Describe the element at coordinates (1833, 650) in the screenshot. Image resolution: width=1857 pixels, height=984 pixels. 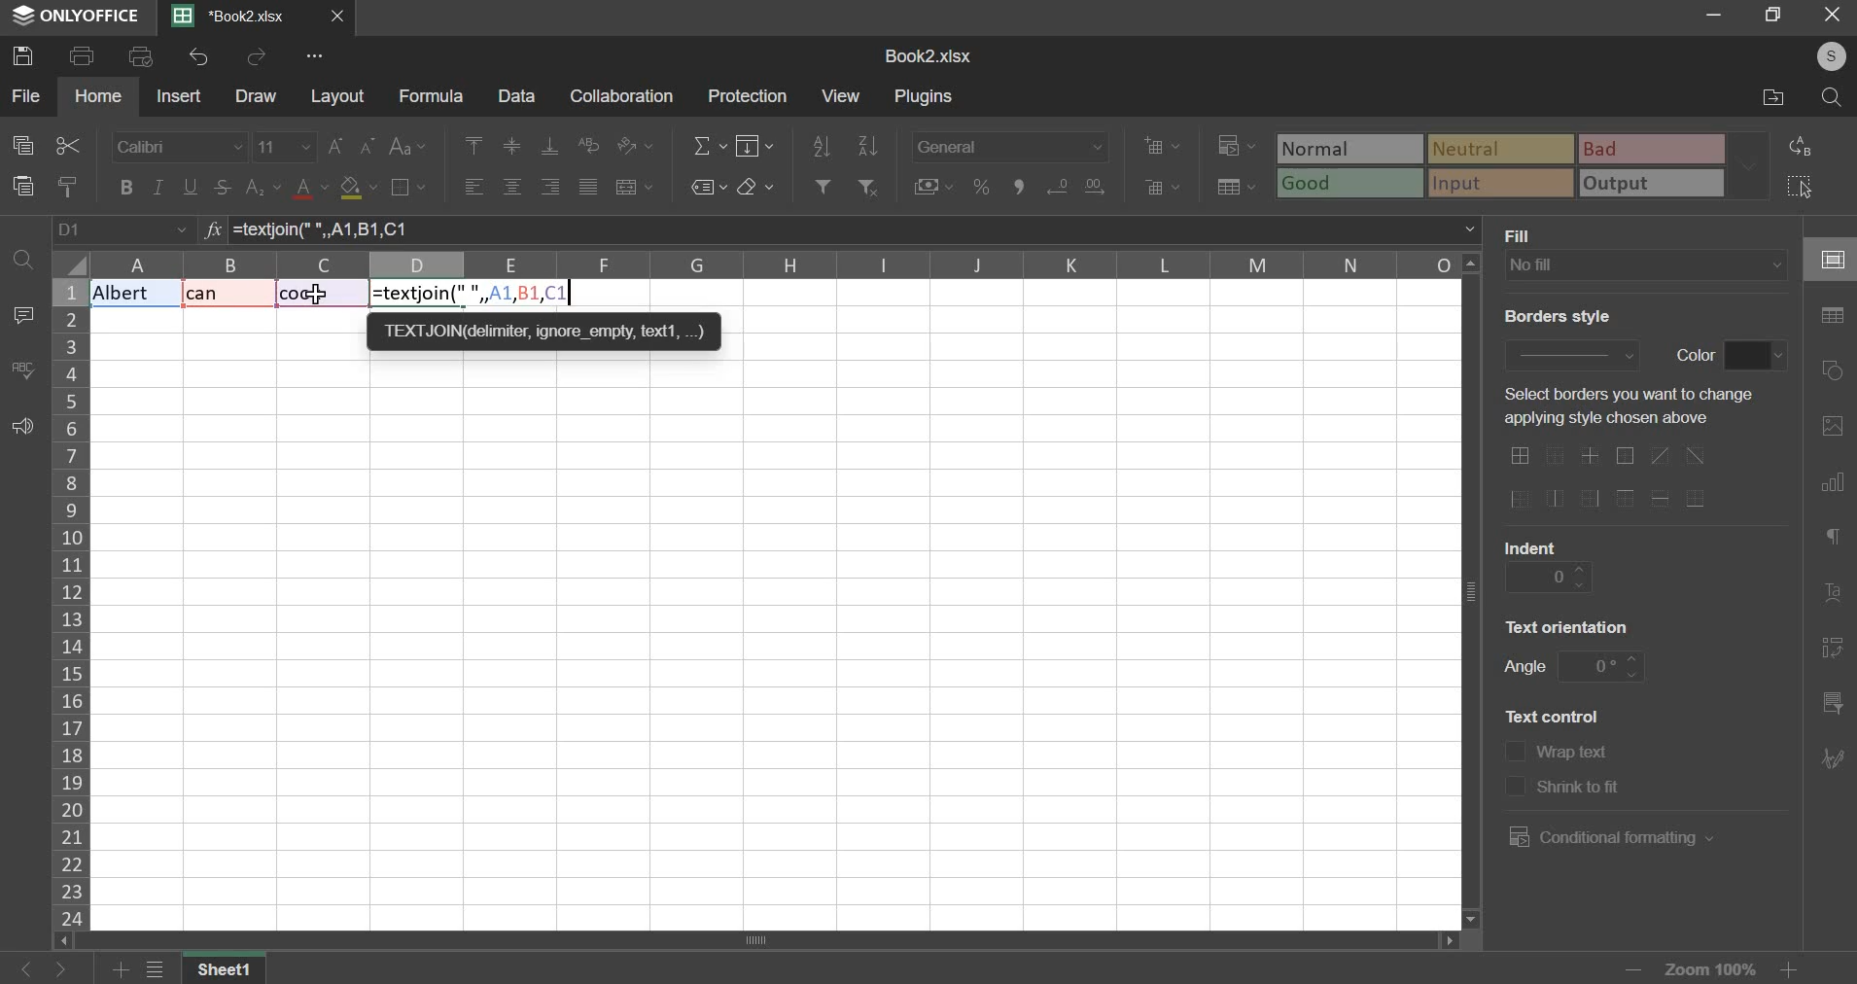
I see `pivot table` at that location.